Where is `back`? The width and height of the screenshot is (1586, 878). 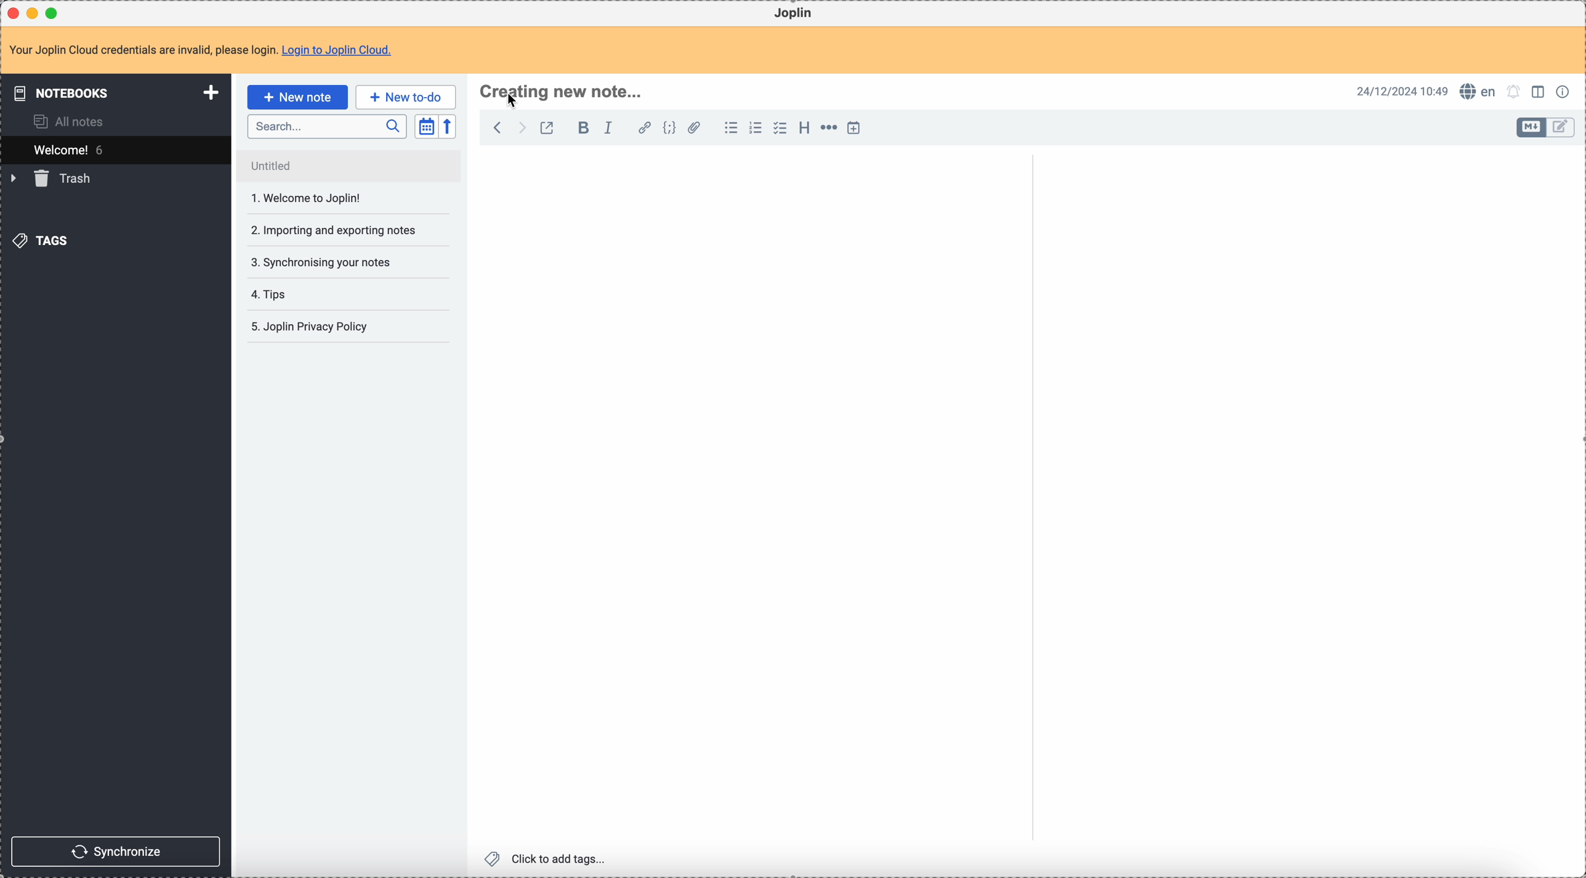 back is located at coordinates (499, 127).